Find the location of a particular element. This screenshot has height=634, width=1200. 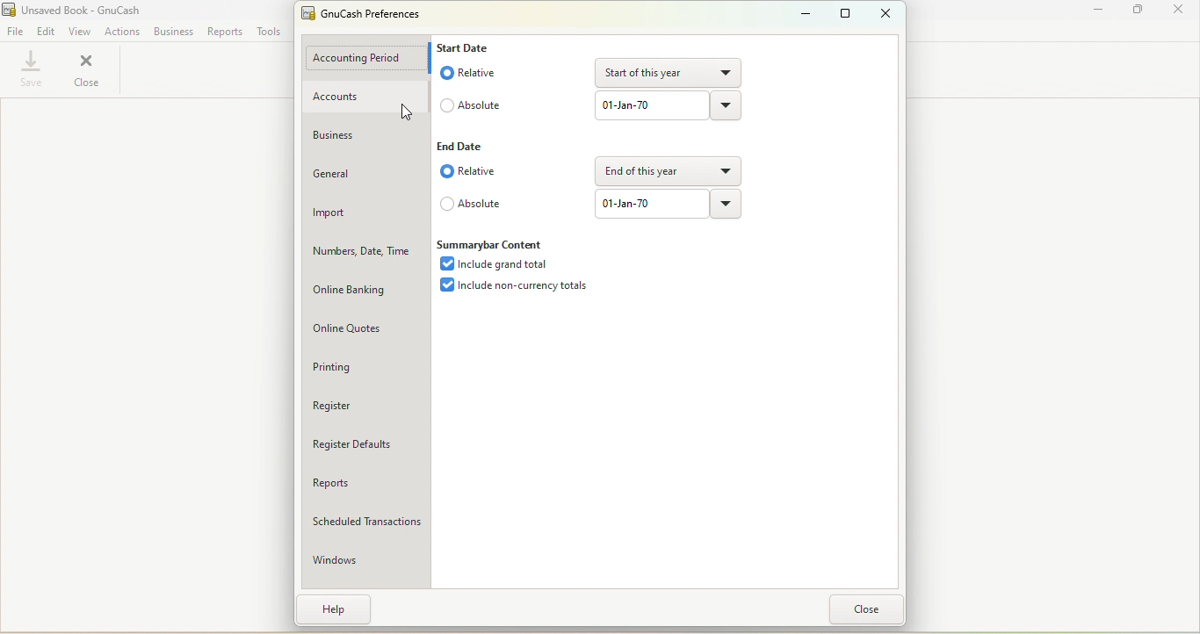

end of this year is located at coordinates (653, 171).